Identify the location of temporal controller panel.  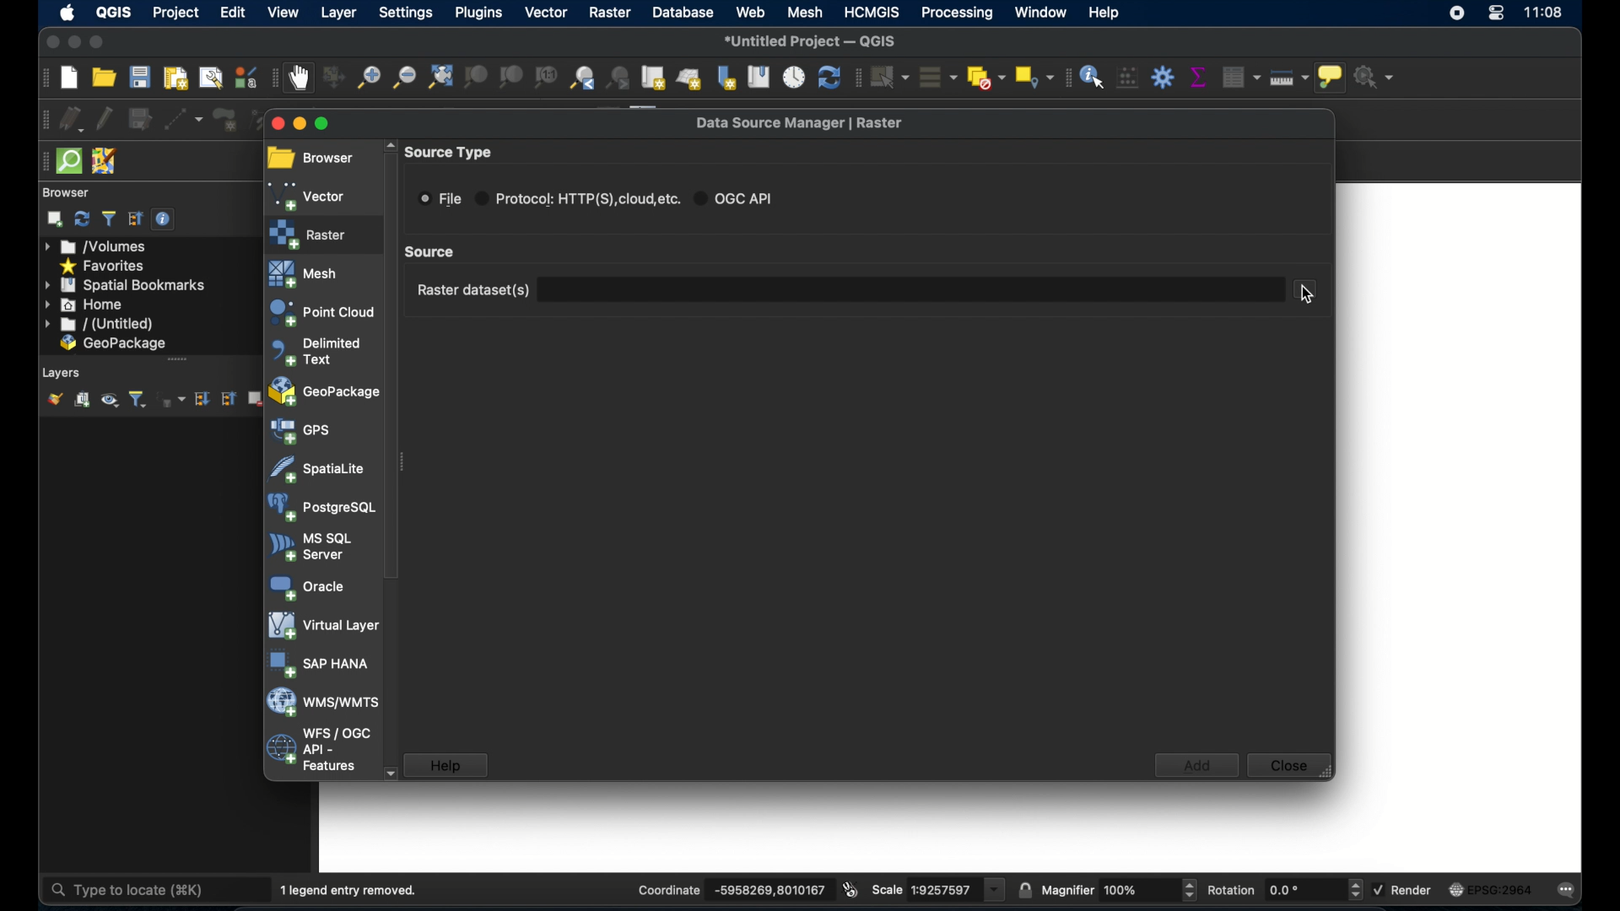
(794, 77).